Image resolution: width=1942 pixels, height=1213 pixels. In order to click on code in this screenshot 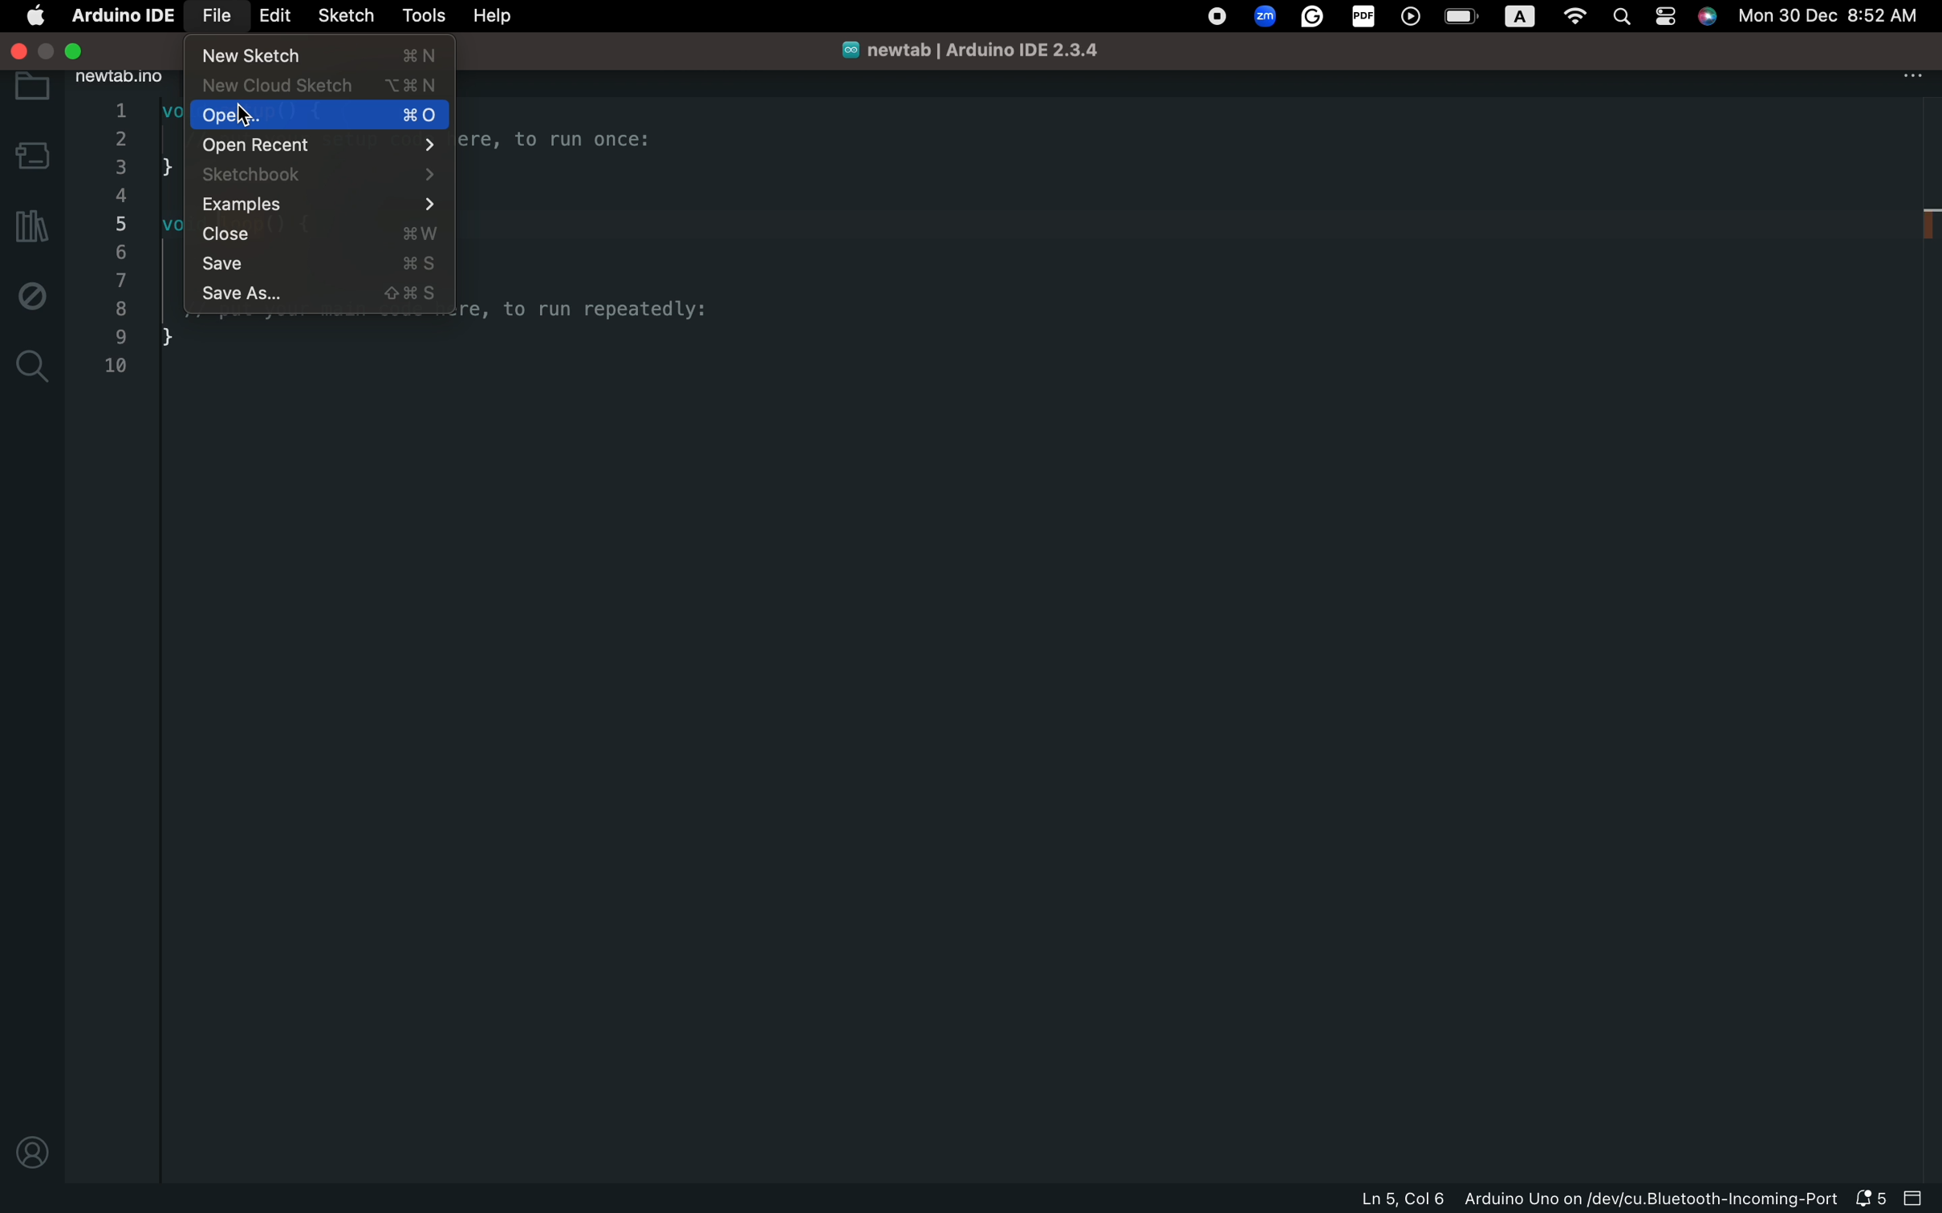, I will do `click(611, 221)`.